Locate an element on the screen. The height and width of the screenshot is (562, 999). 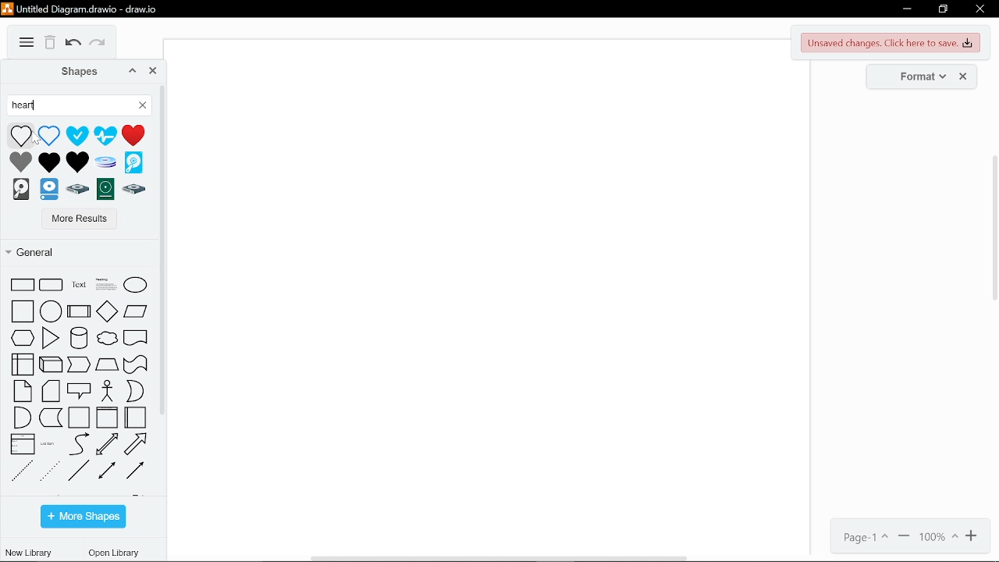
rectangle is located at coordinates (22, 283).